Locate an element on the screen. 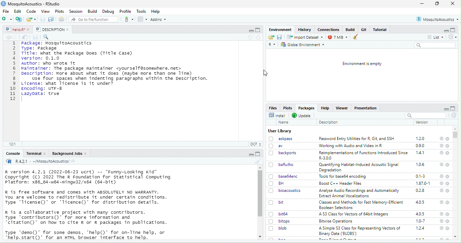 This screenshot has width=461, height=243. Build is located at coordinates (91, 11).